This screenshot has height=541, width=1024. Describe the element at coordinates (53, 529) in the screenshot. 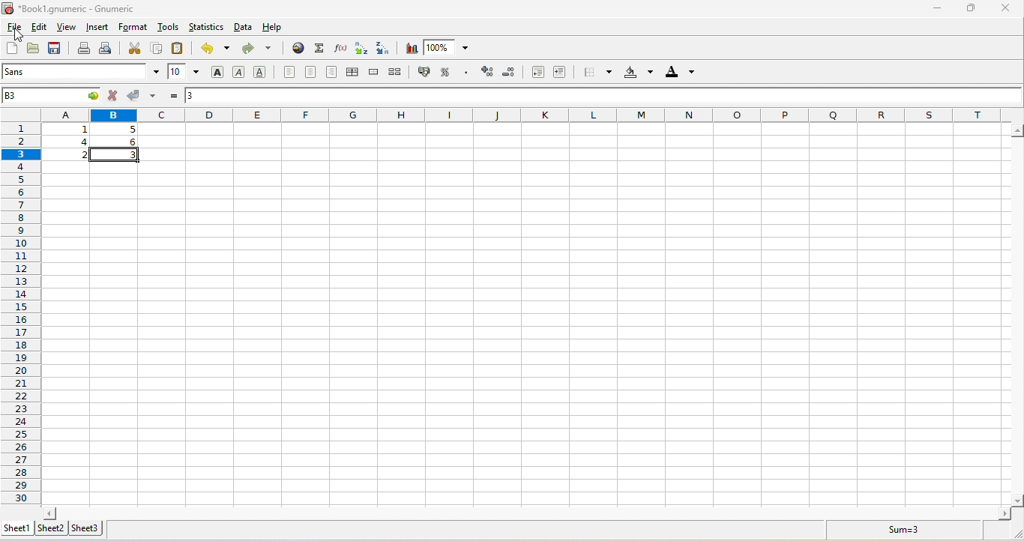

I see `sheet 2` at that location.